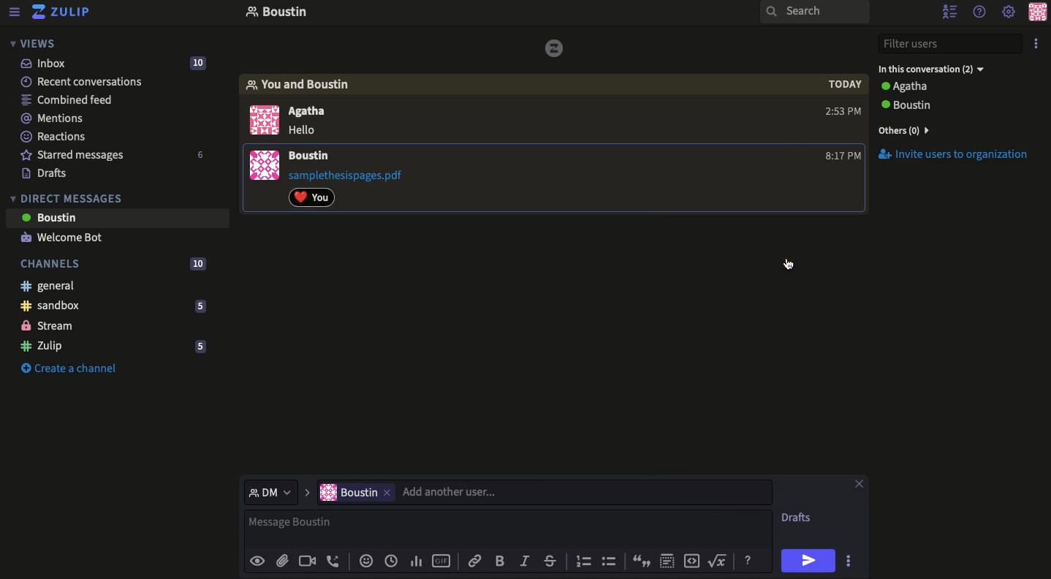  Describe the element at coordinates (124, 63) in the screenshot. I see `Inbox` at that location.